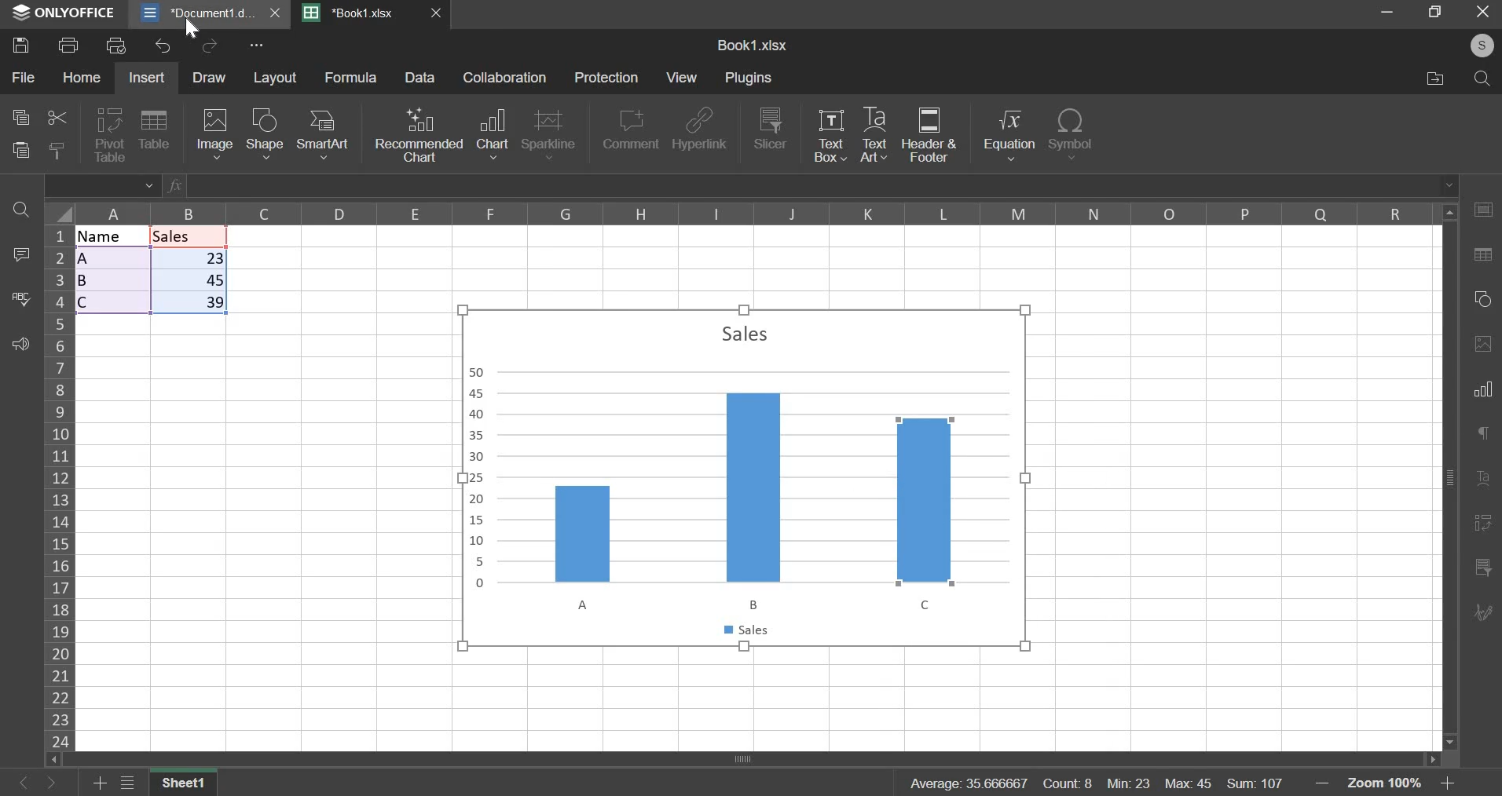 This screenshot has width=1502, height=796. Describe the element at coordinates (153, 270) in the screenshot. I see `data` at that location.